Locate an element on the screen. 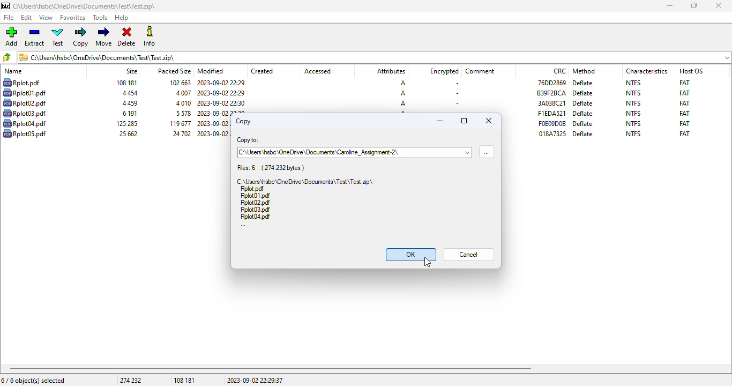 This screenshot has width=732, height=386. - is located at coordinates (457, 93).